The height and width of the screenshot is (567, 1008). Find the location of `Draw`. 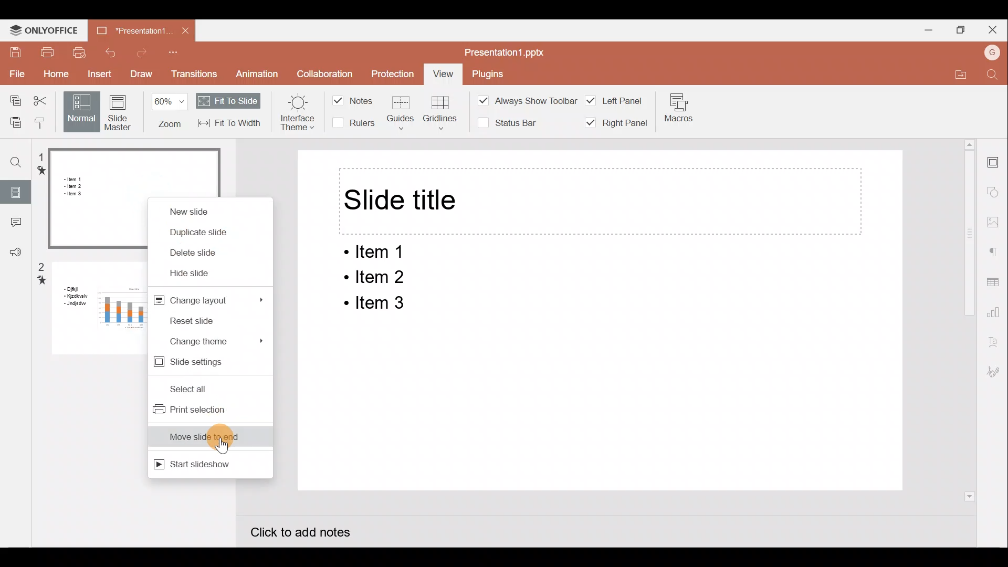

Draw is located at coordinates (140, 72).